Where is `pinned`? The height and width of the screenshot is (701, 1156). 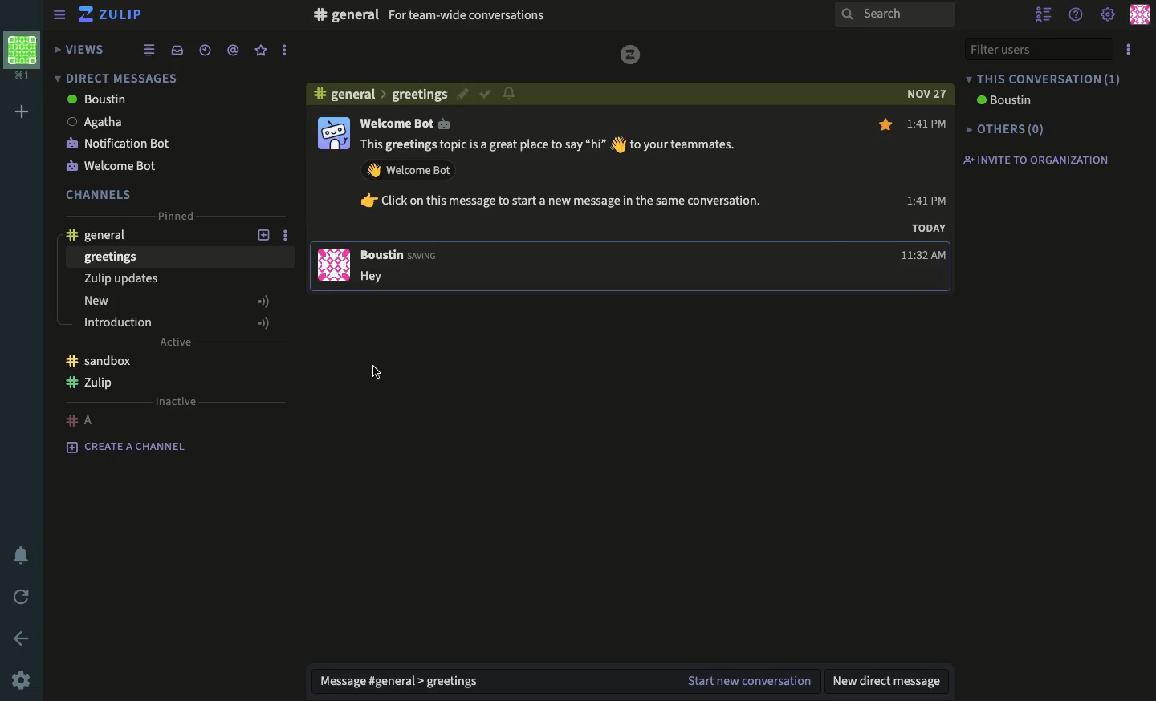
pinned is located at coordinates (177, 217).